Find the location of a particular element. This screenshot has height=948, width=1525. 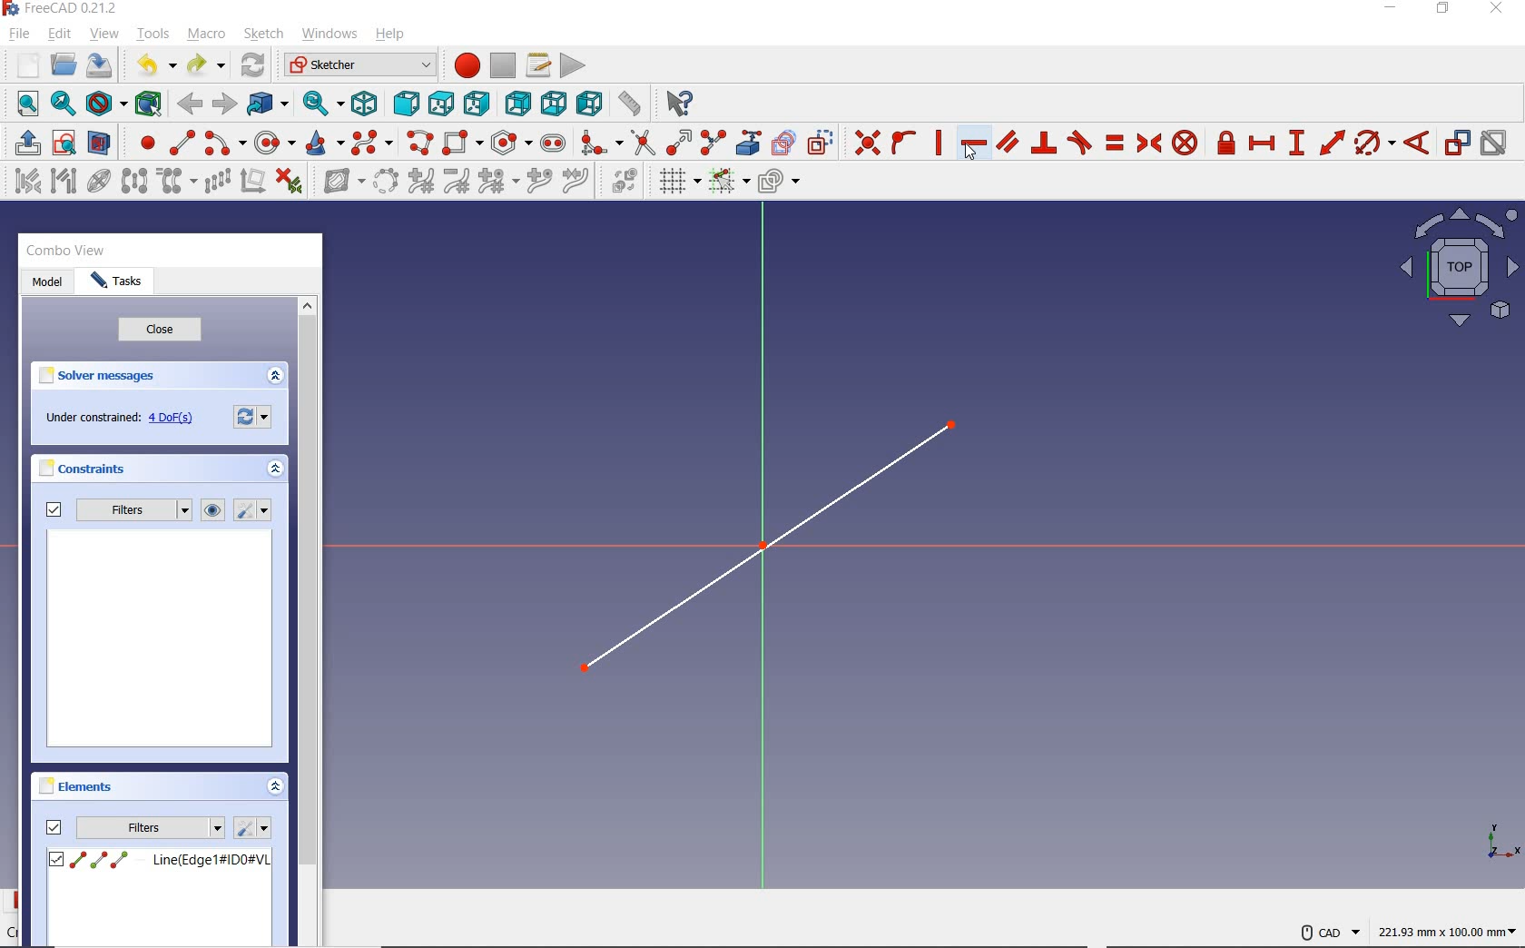

HELP is located at coordinates (391, 35).